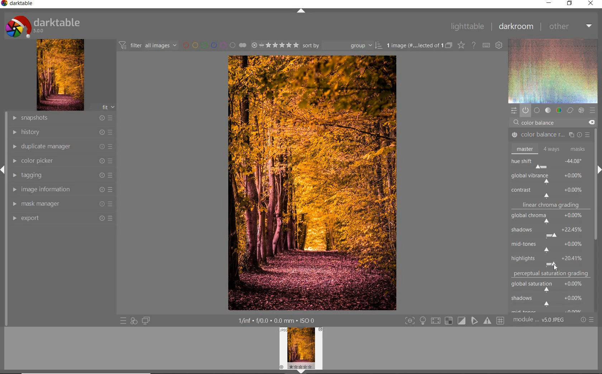 The width and height of the screenshot is (602, 374). I want to click on DELETE, so click(591, 122).